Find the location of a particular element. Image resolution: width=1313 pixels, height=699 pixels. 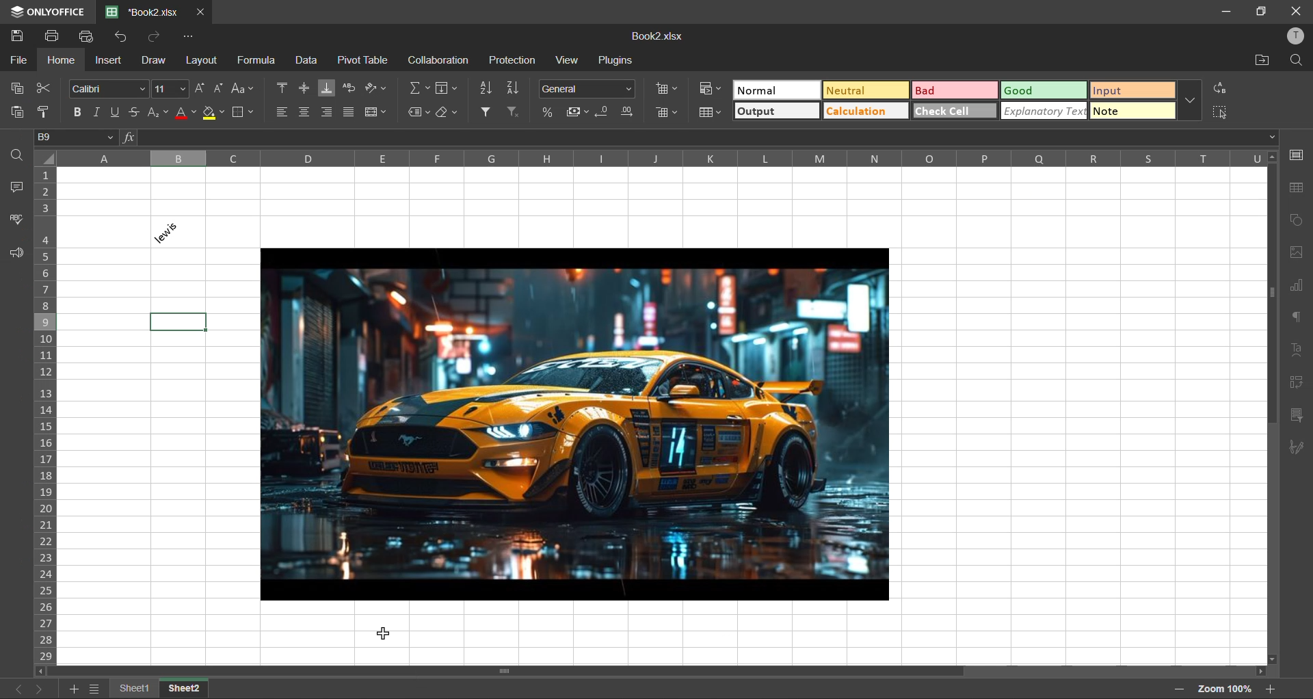

calculation is located at coordinates (864, 111).